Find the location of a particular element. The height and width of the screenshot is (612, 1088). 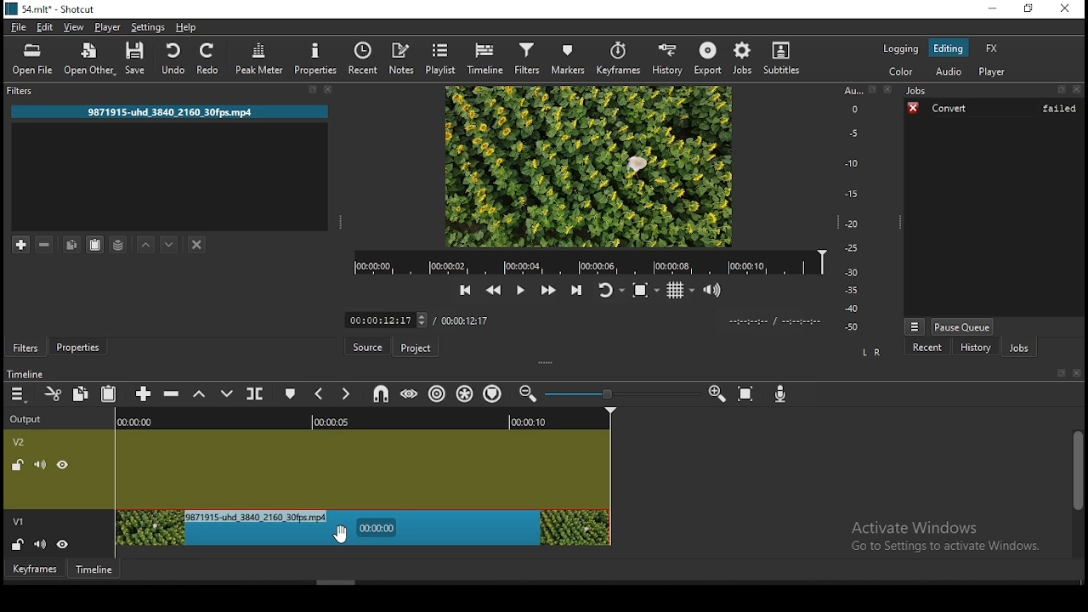

lift is located at coordinates (199, 396).